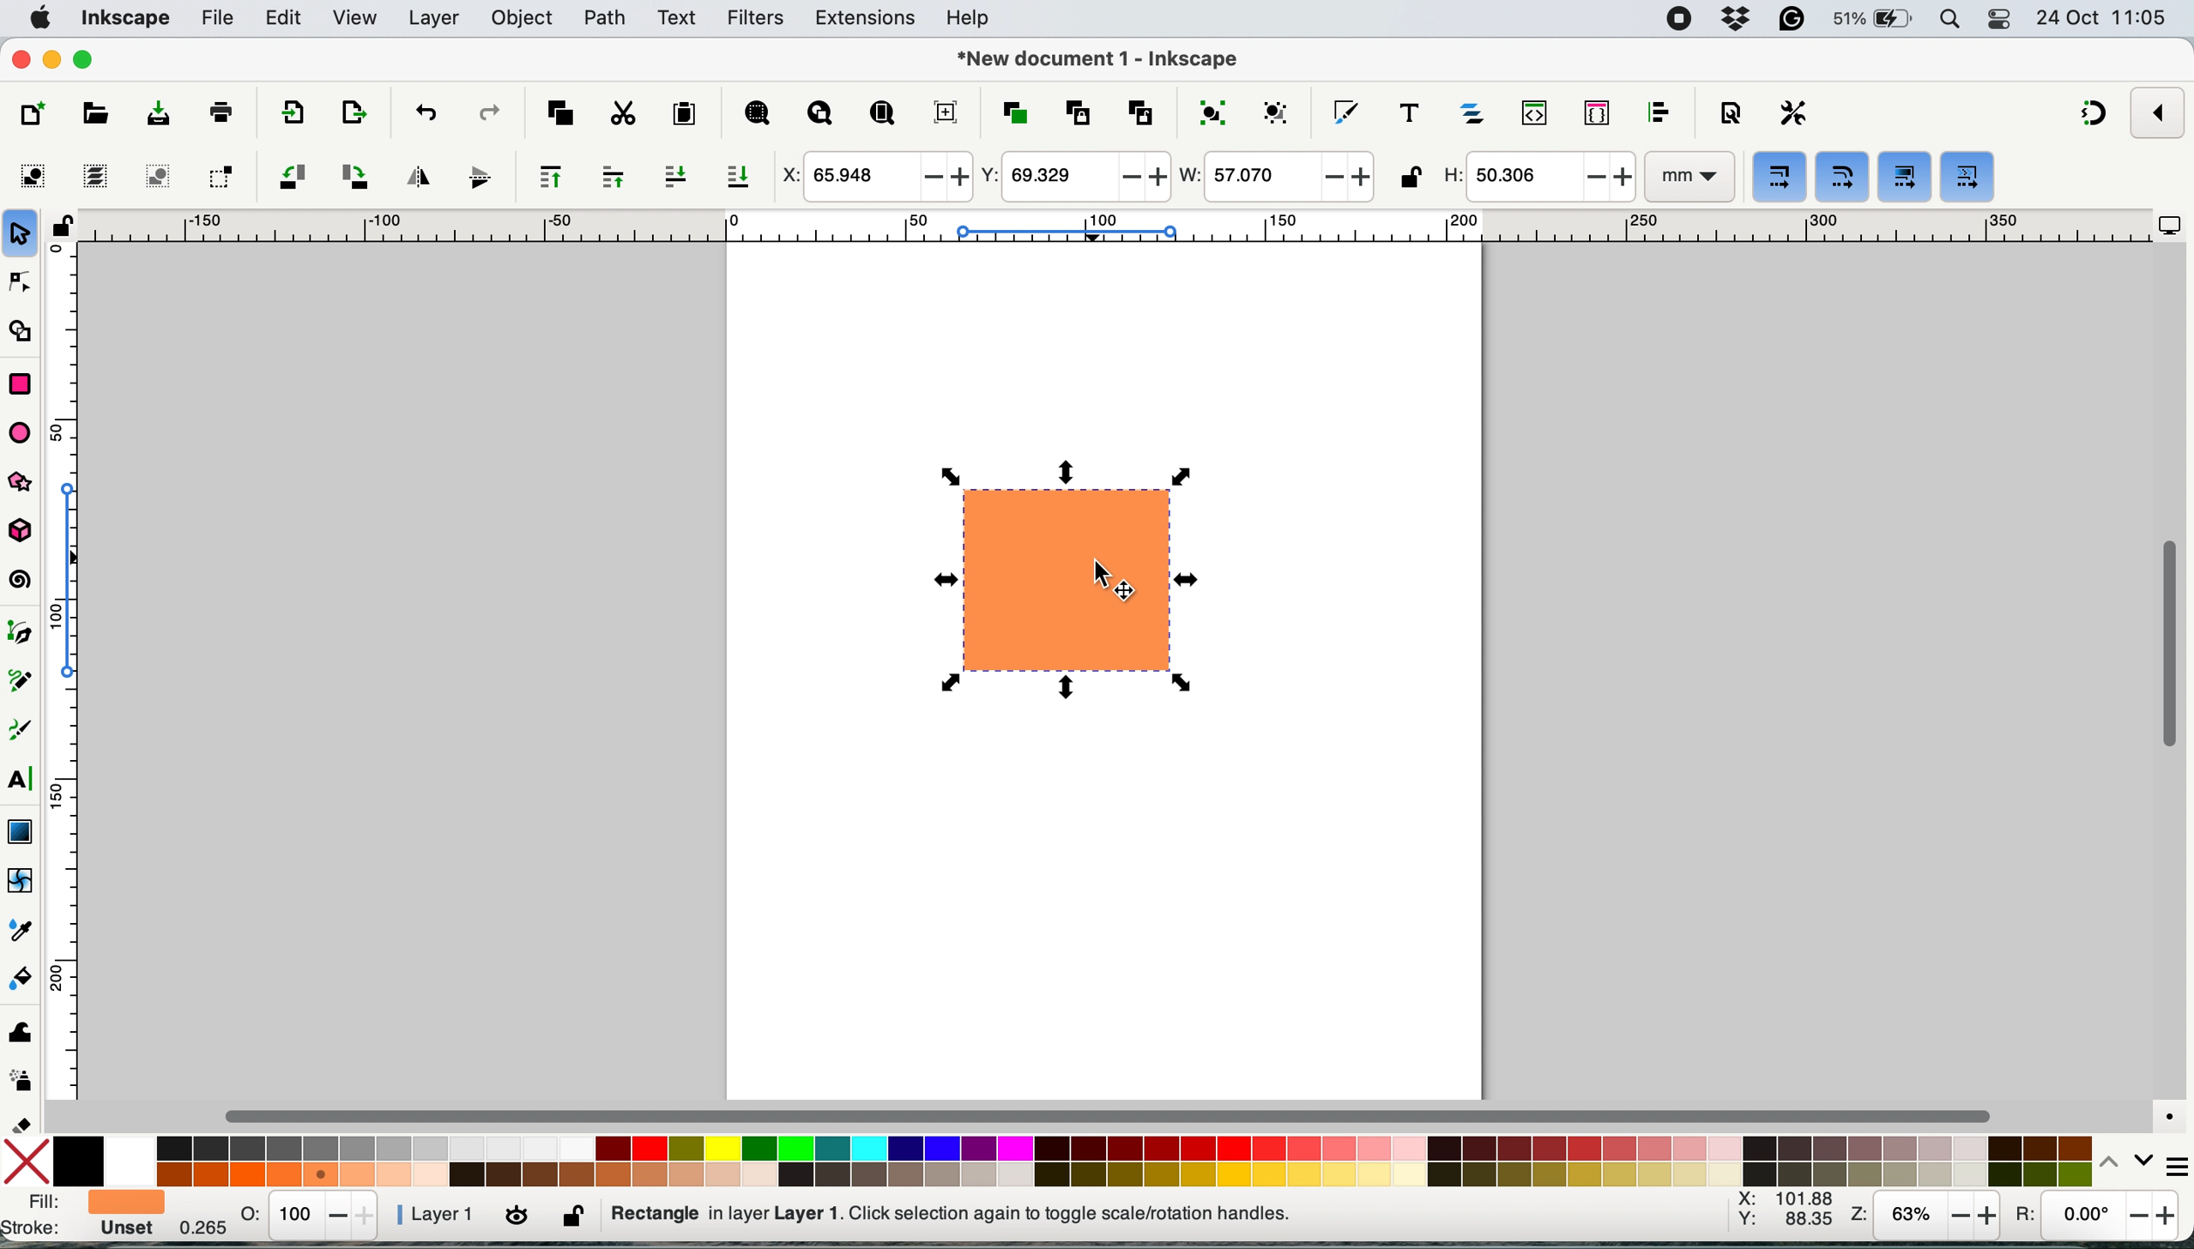 This screenshot has height=1249, width=2194. Describe the element at coordinates (1659, 112) in the screenshot. I see `align and distribute` at that location.